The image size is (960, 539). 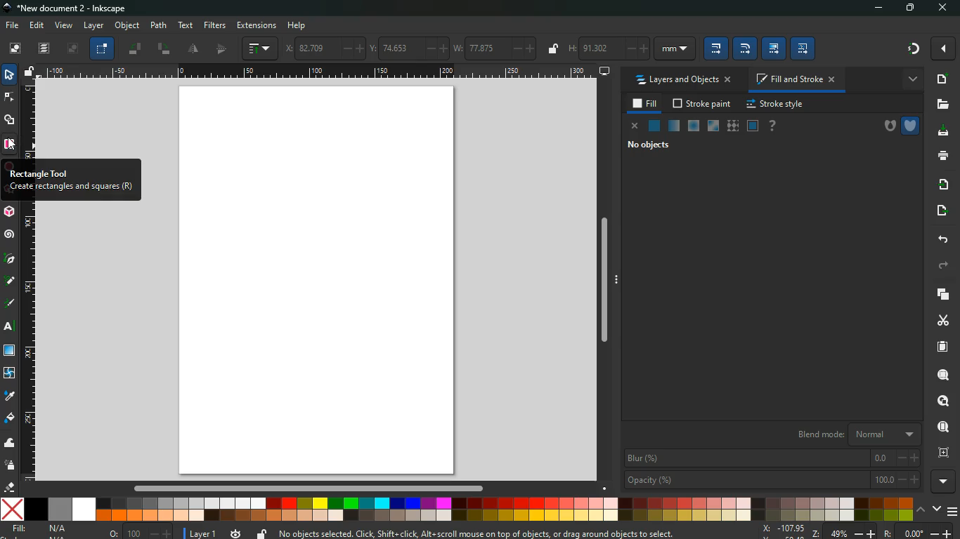 What do you see at coordinates (408, 49) in the screenshot?
I see `y` at bounding box center [408, 49].